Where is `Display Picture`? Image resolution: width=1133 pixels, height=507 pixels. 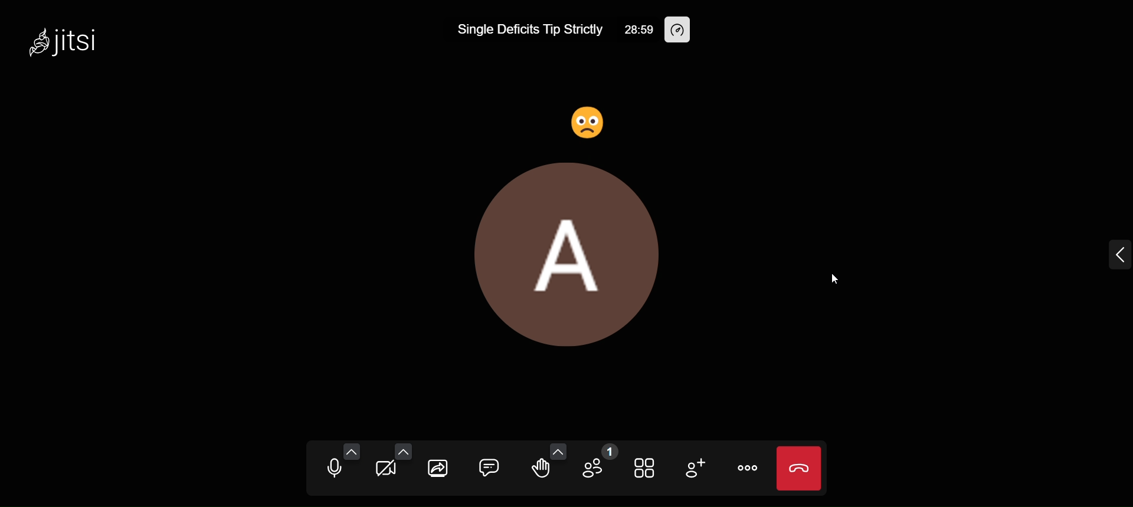
Display Picture is located at coordinates (564, 255).